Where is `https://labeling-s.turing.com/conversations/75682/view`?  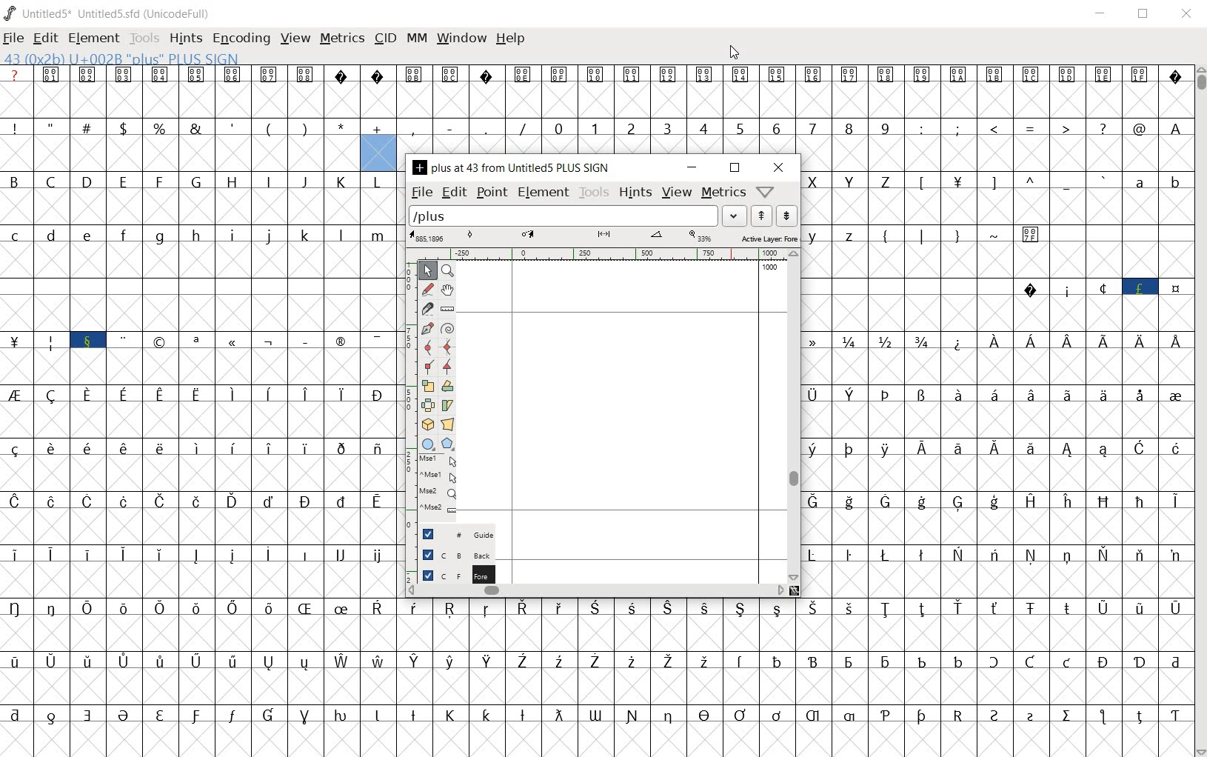
https://labeling-s.turing.com/conversations/75682/view is located at coordinates (957, 678).